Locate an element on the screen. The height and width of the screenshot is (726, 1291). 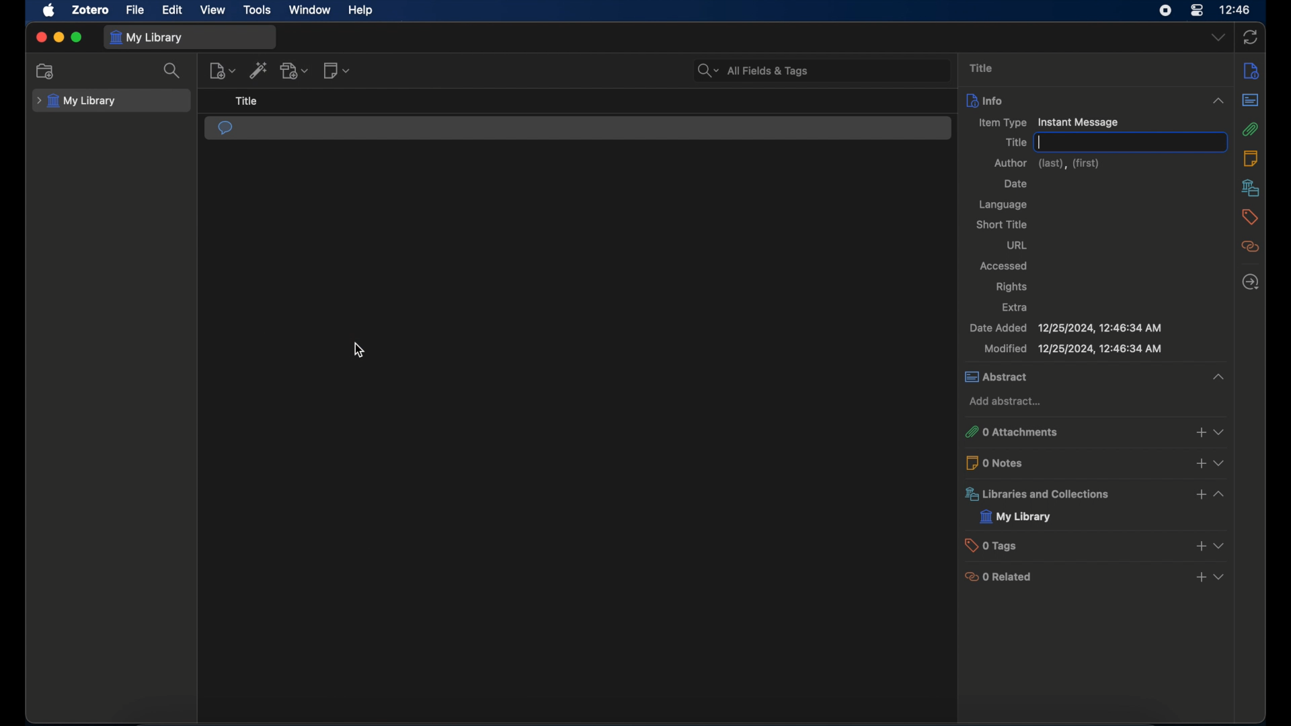
window is located at coordinates (309, 10).